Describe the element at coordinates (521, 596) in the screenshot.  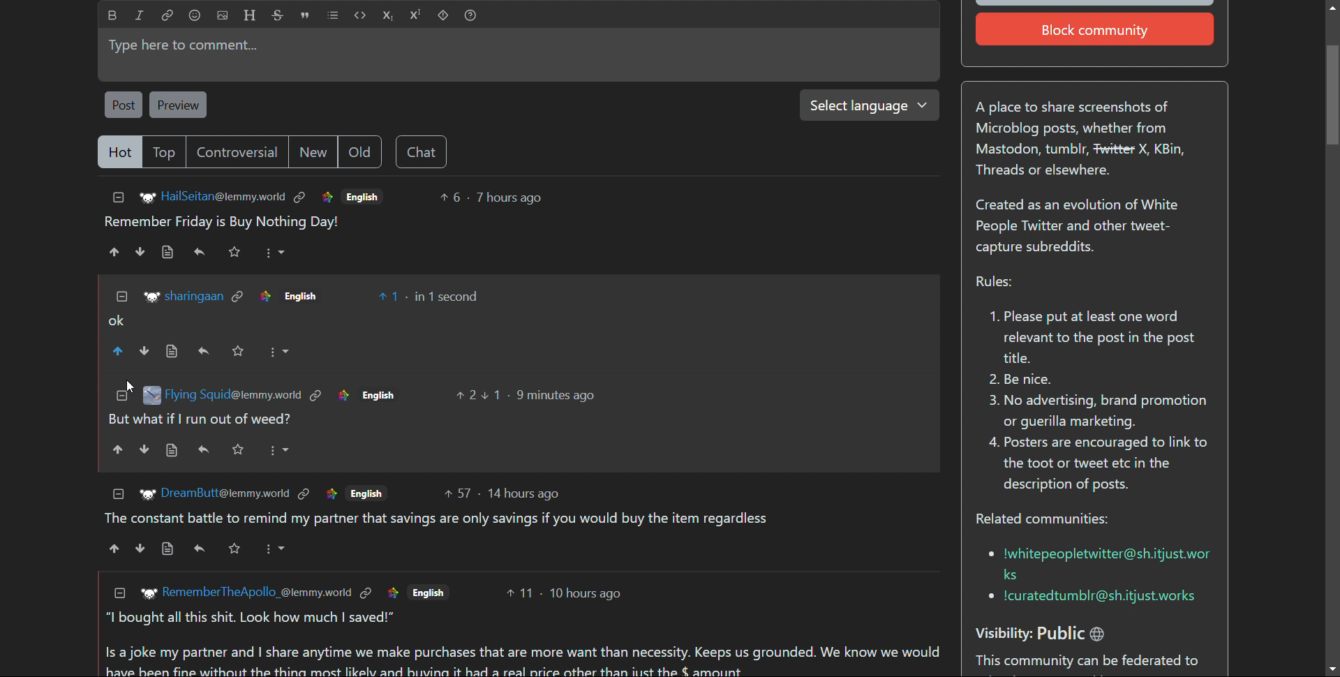
I see `number of upvotes` at that location.